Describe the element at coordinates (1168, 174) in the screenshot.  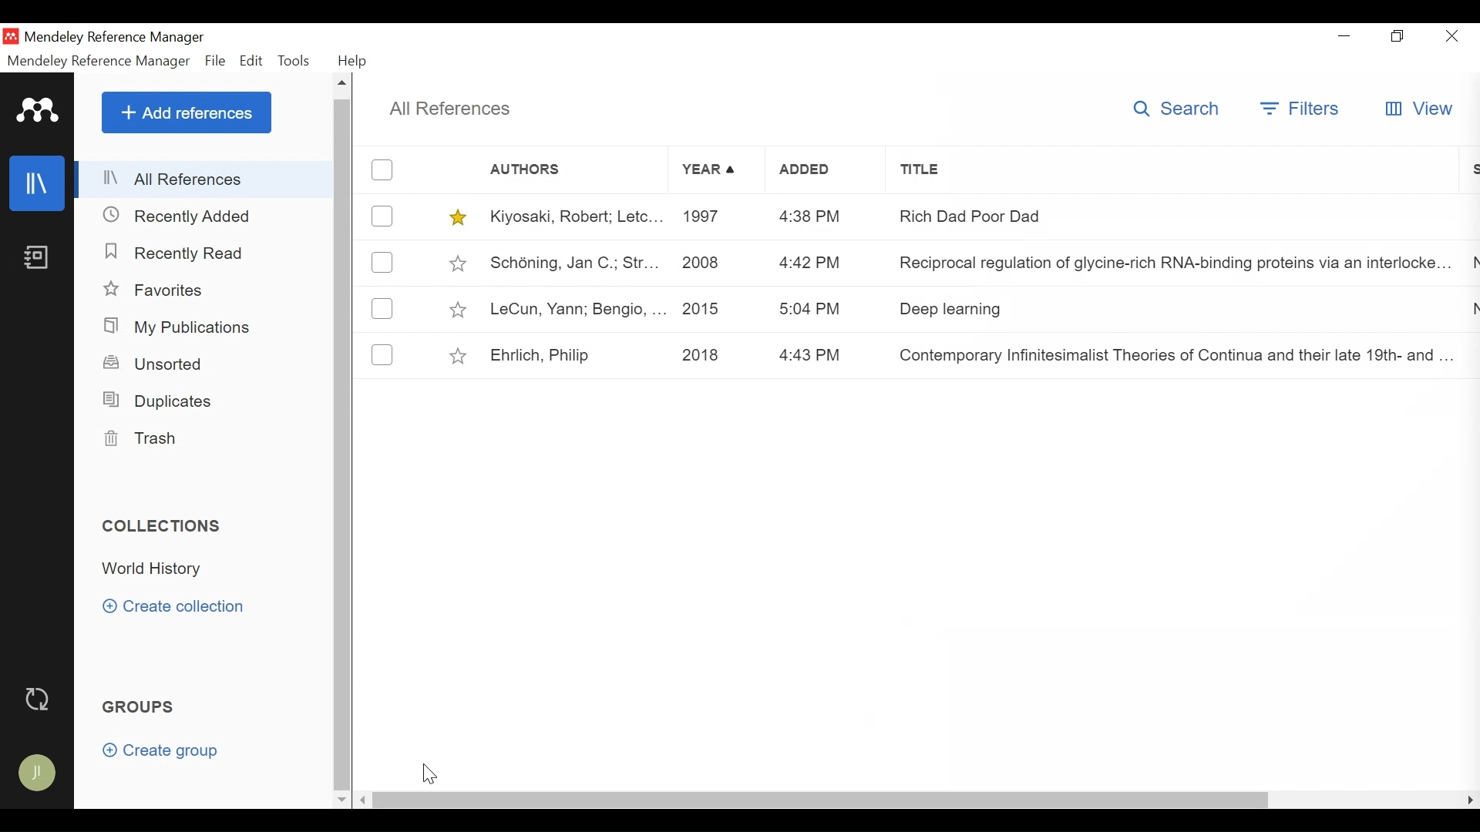
I see `Title` at that location.